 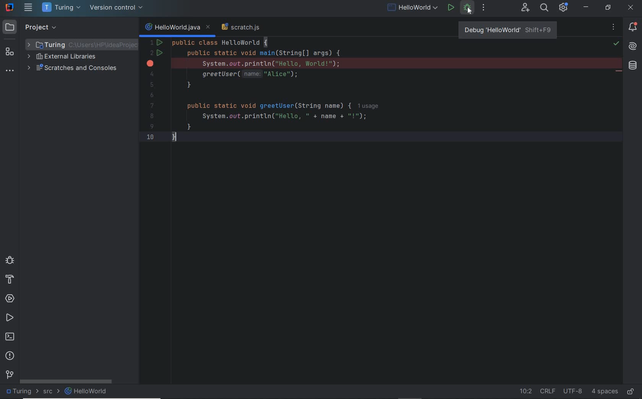 I want to click on notifications, so click(x=633, y=27).